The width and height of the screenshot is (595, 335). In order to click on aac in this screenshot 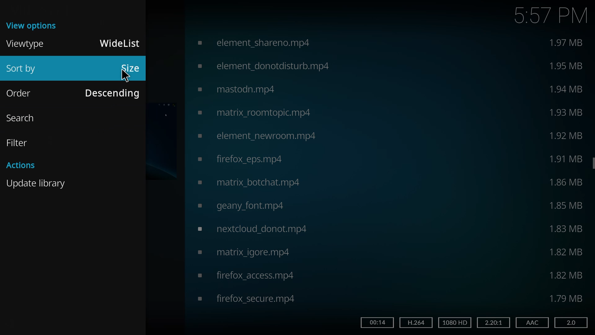, I will do `click(531, 323)`.